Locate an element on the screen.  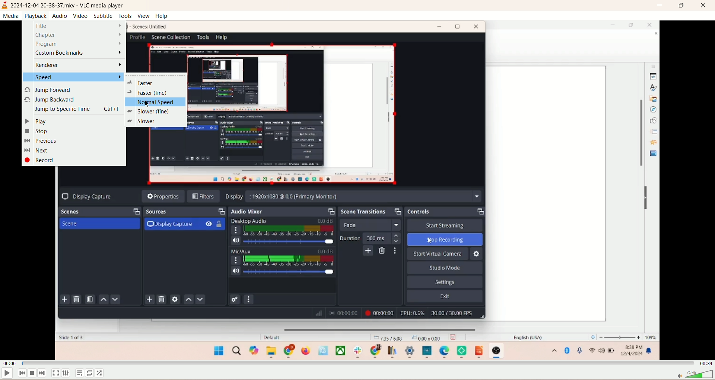
play/pause is located at coordinates (7, 374).